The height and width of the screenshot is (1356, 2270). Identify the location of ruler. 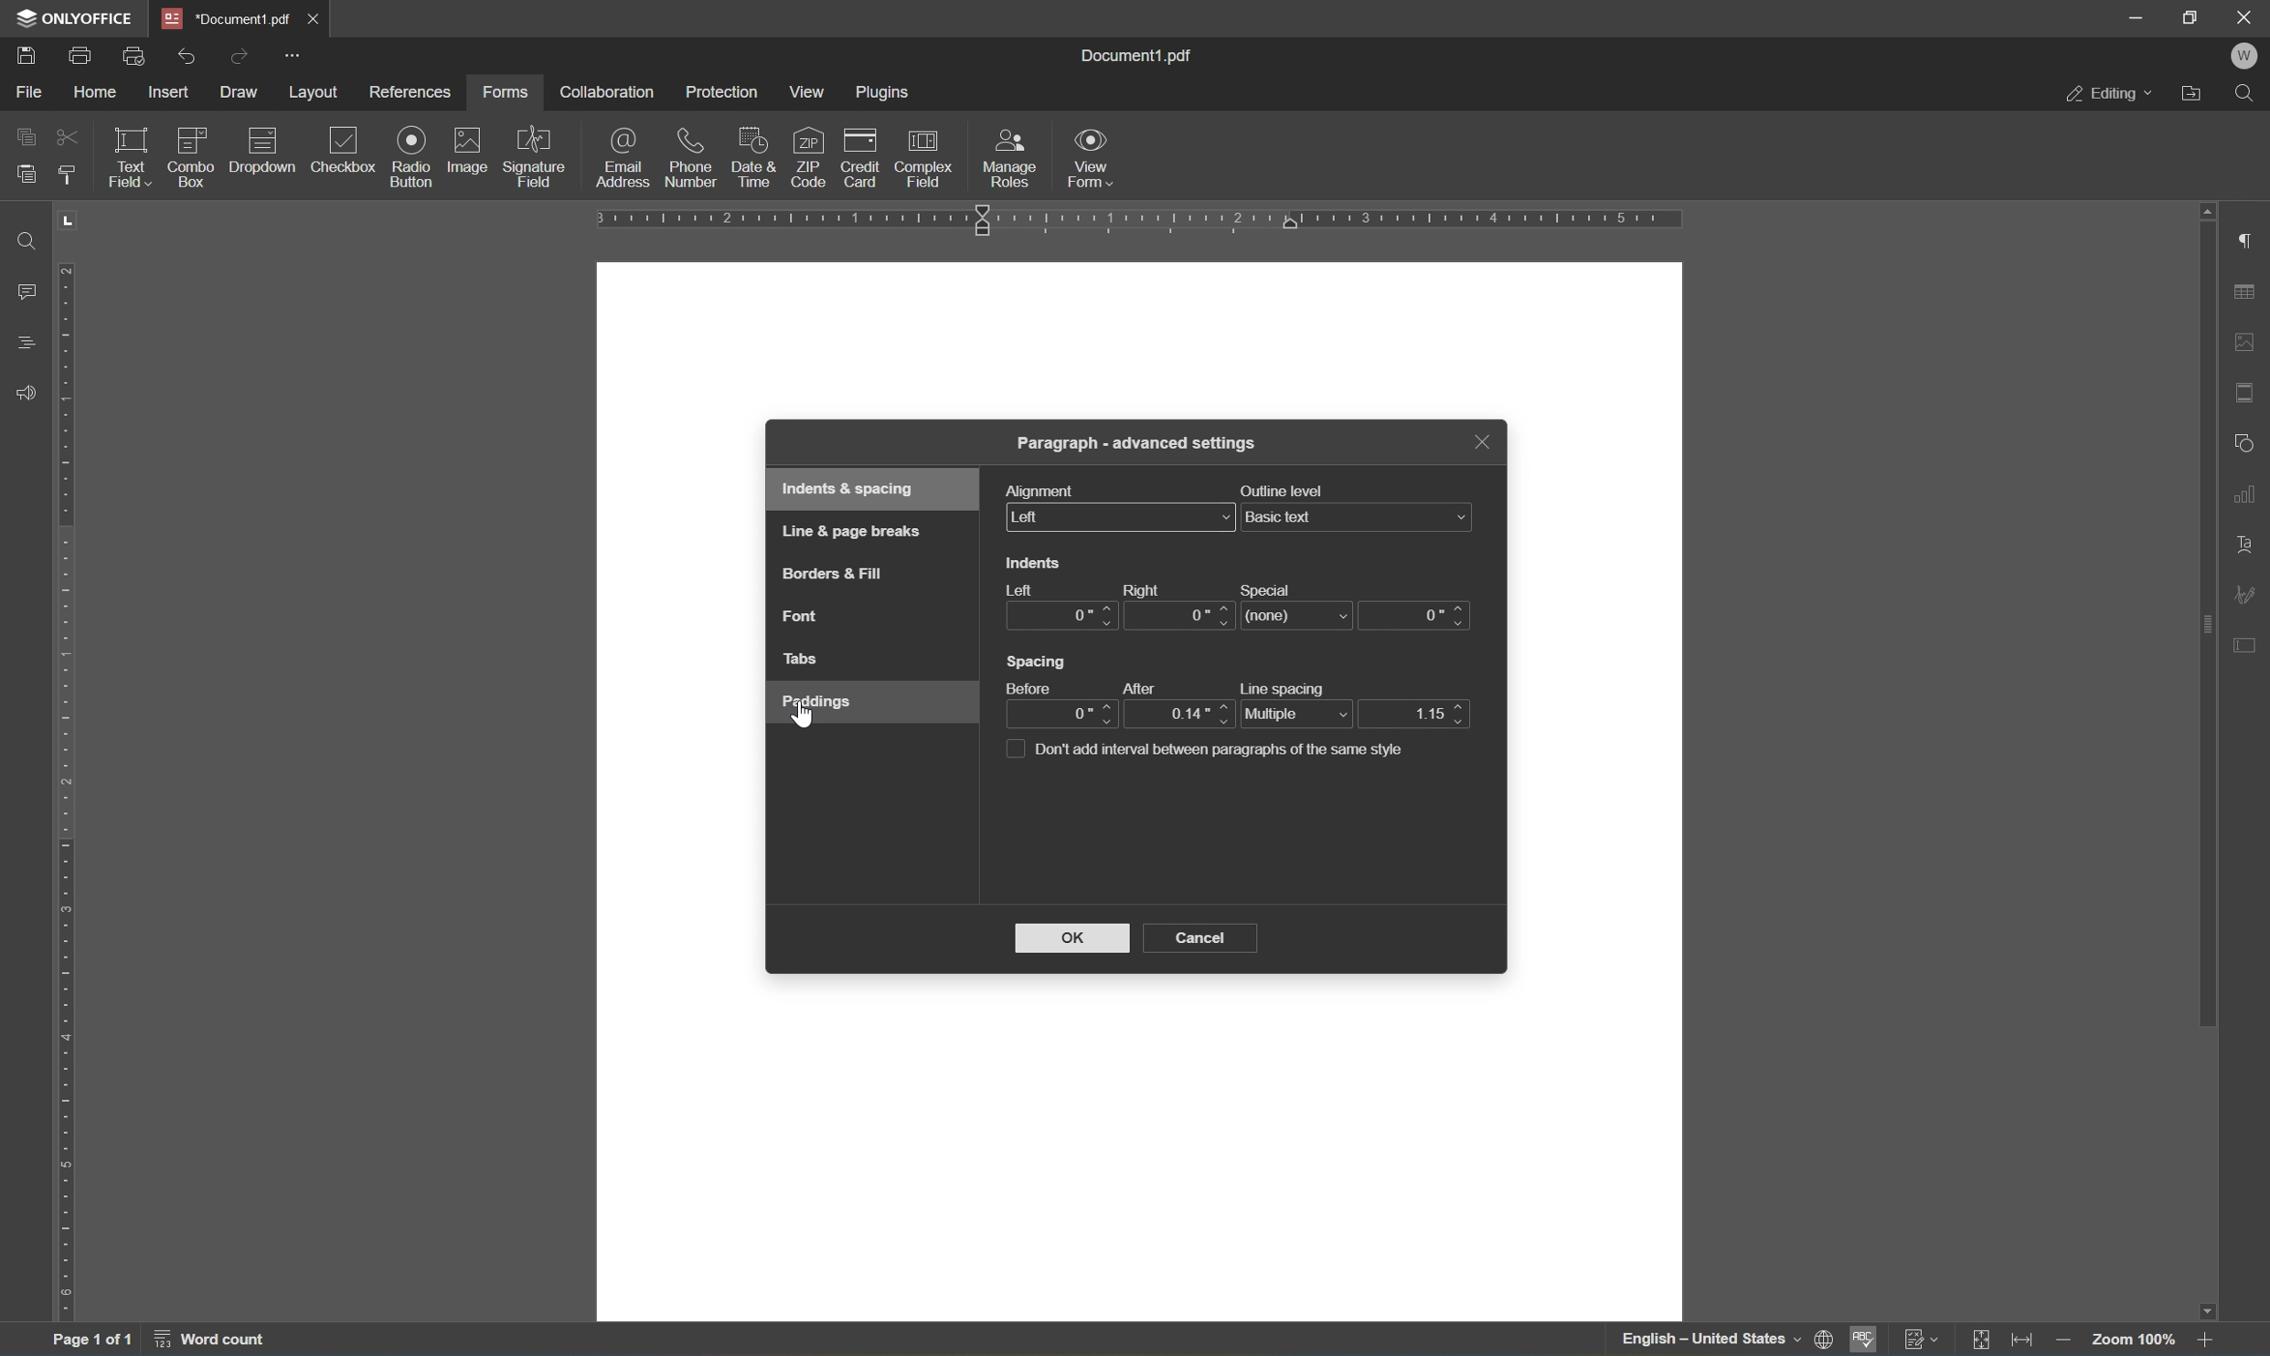
(1139, 223).